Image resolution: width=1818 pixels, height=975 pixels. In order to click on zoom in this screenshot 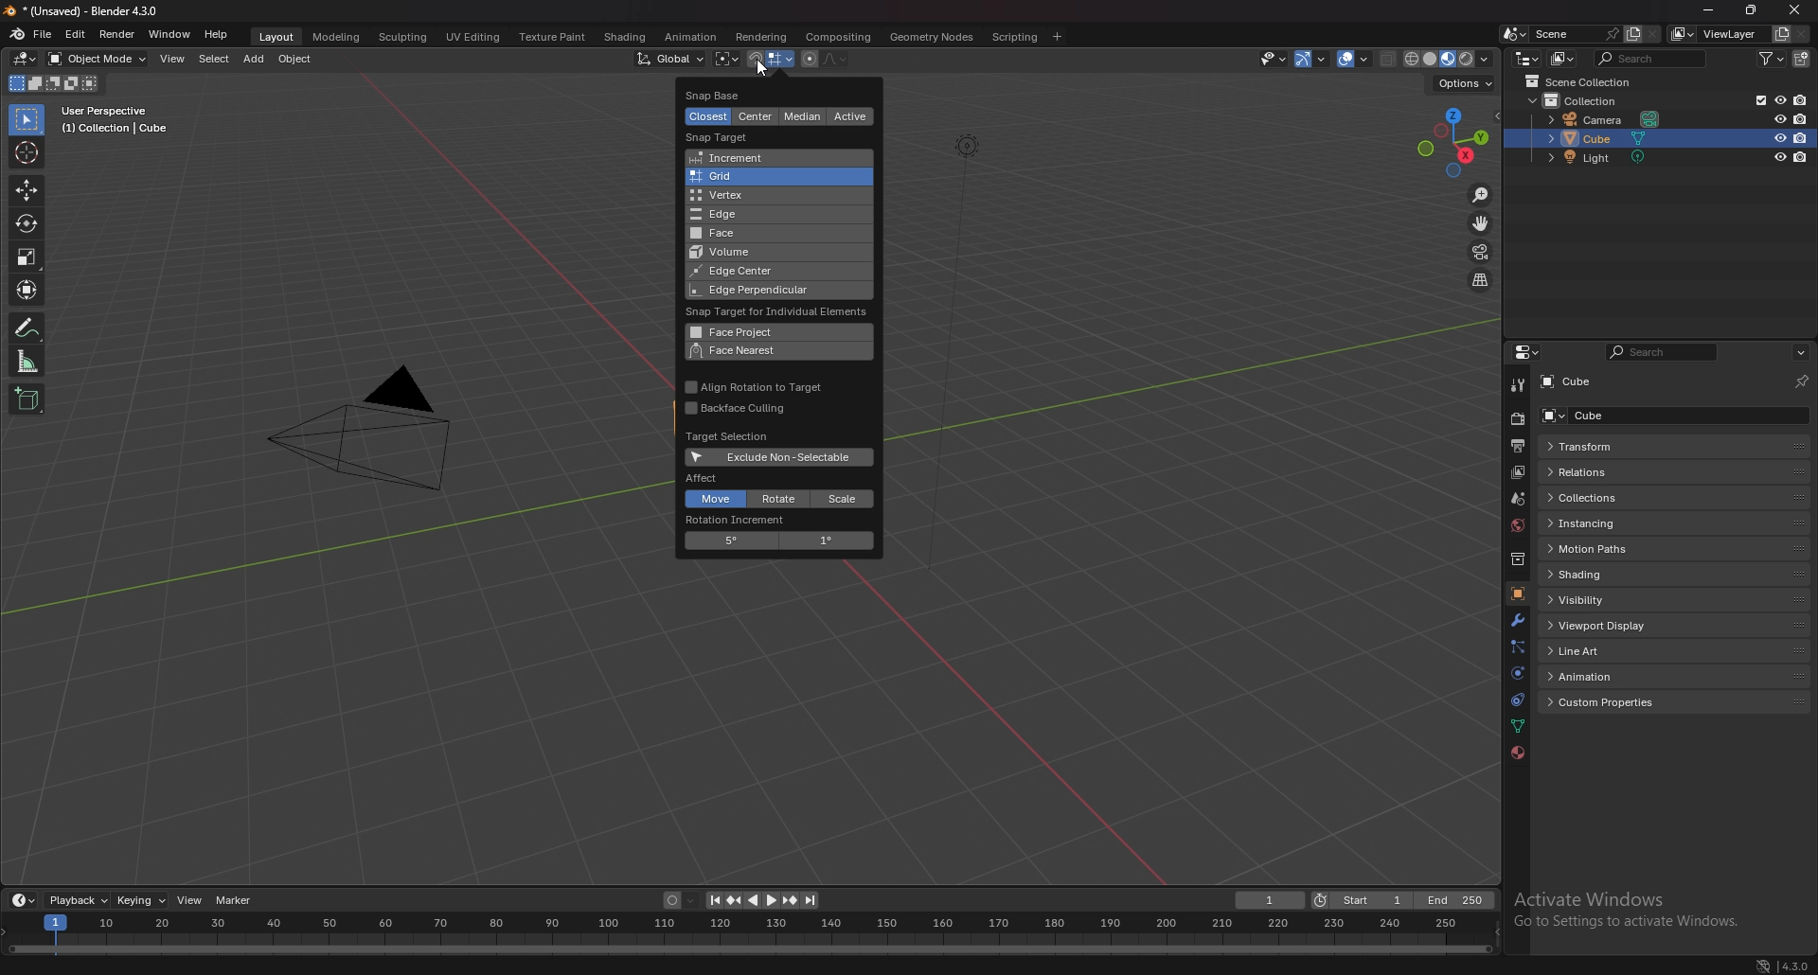, I will do `click(1482, 196)`.